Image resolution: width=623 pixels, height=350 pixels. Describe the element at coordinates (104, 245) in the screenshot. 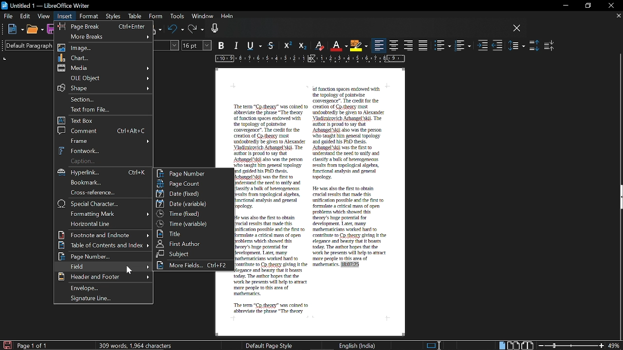

I see `Table of contents and index` at that location.